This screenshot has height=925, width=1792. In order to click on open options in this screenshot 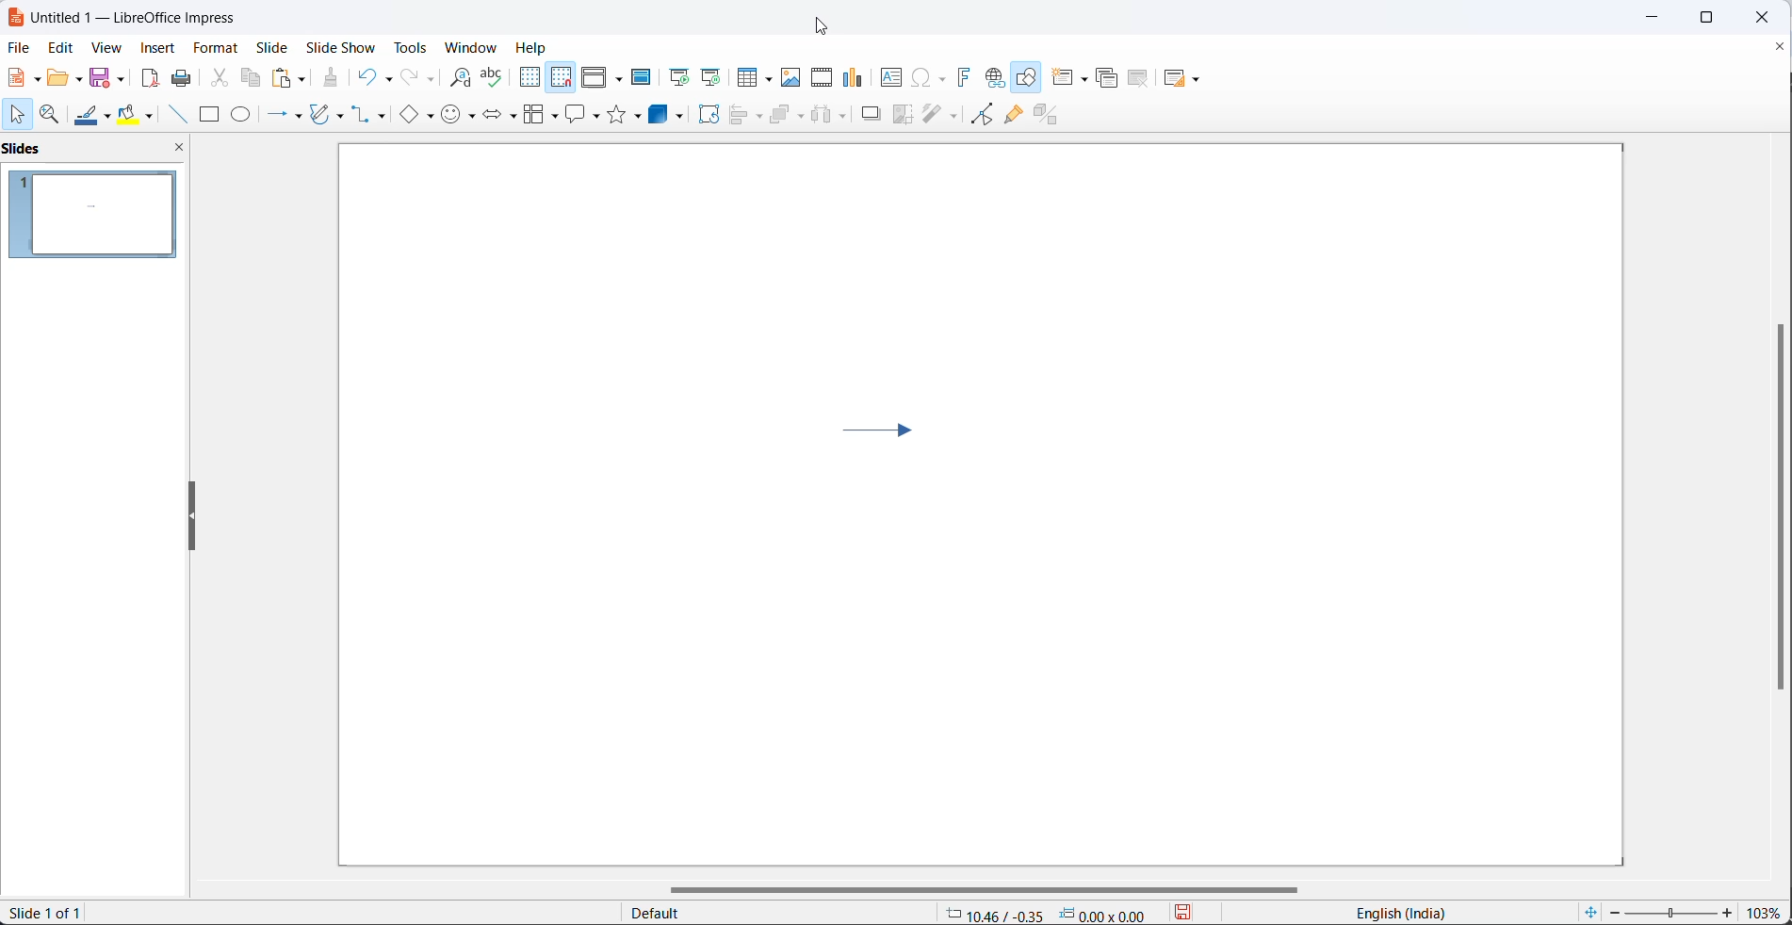, I will do `click(62, 76)`.